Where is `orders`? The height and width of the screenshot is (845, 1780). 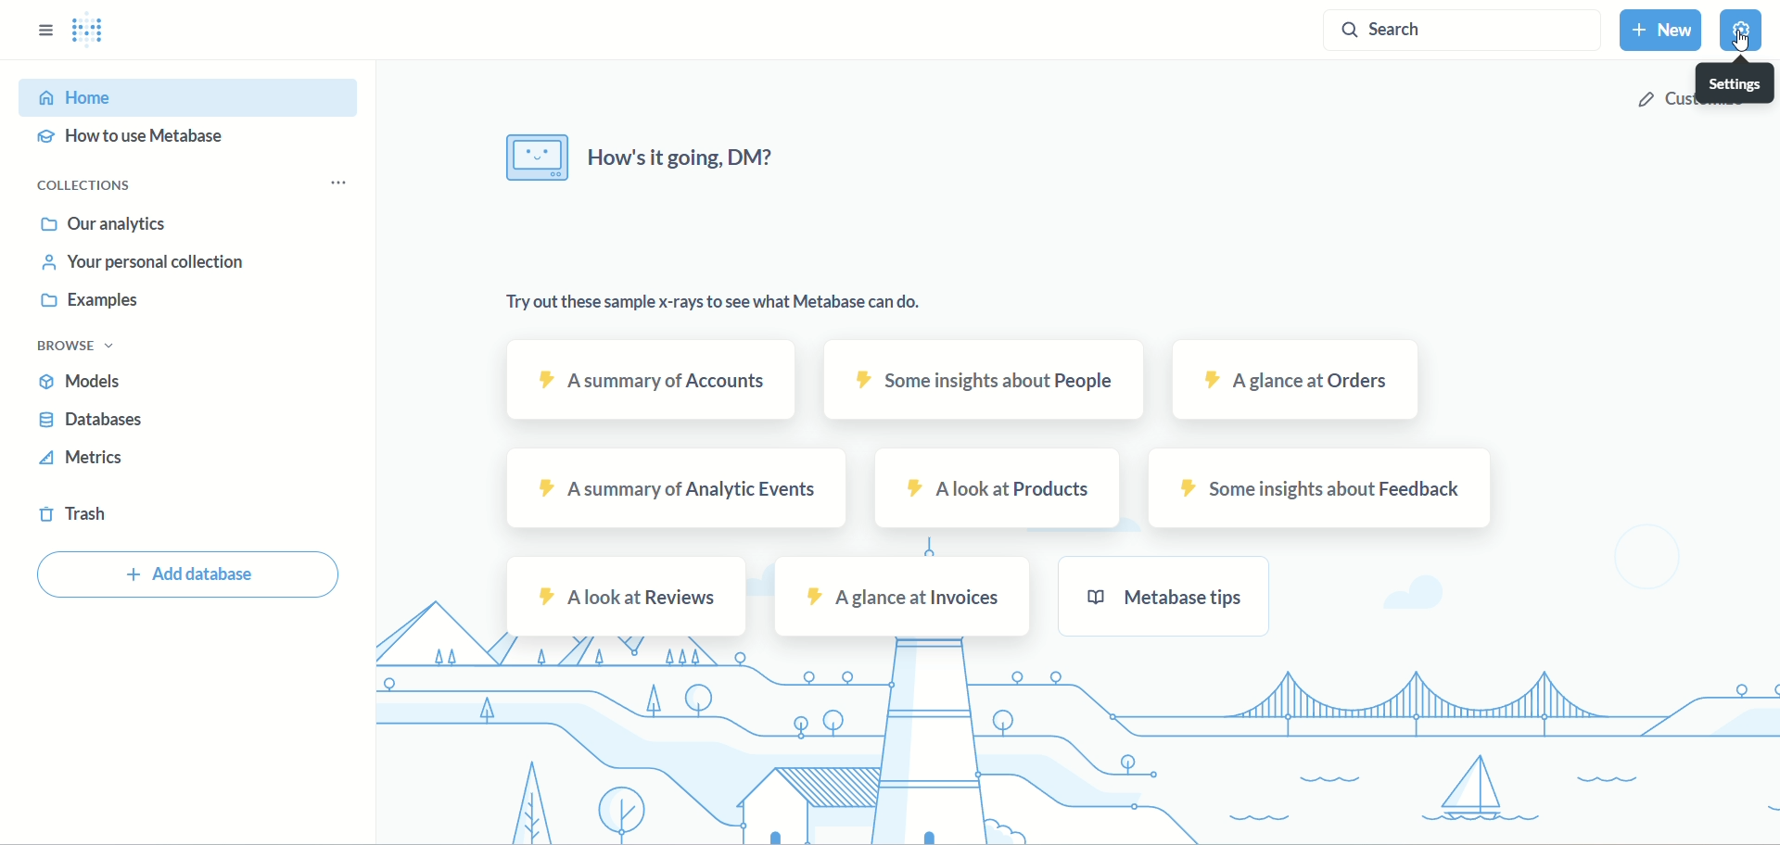
orders is located at coordinates (1294, 380).